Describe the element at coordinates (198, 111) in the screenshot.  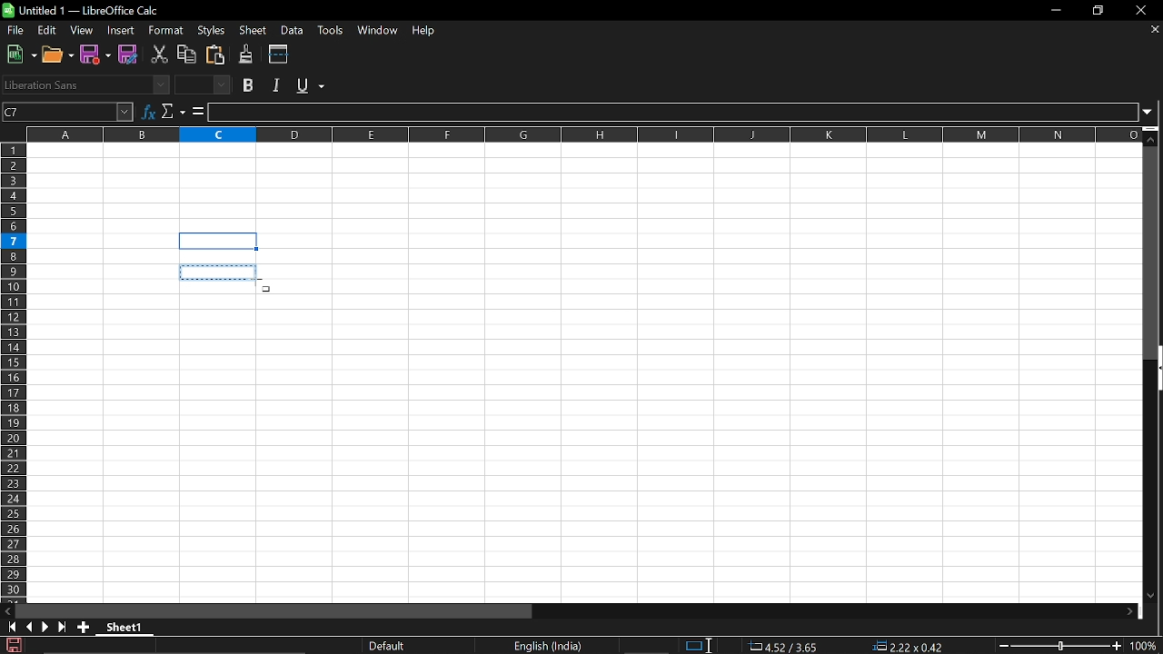
I see `Formula` at that location.